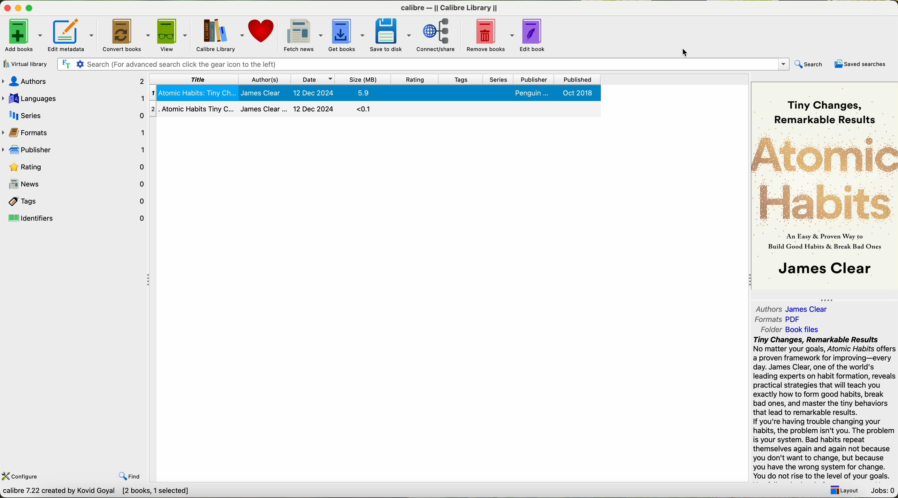 The image size is (898, 498). I want to click on remove books, so click(490, 36).